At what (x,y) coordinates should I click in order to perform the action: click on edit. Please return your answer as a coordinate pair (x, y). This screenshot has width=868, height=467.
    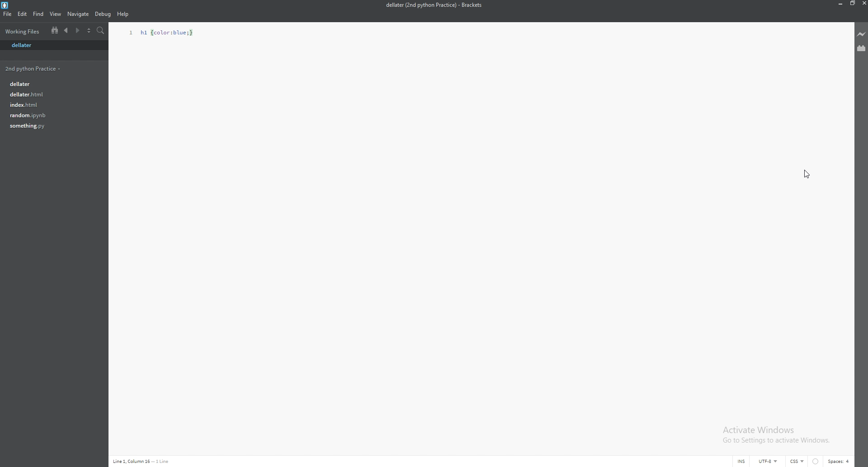
    Looking at the image, I should click on (23, 14).